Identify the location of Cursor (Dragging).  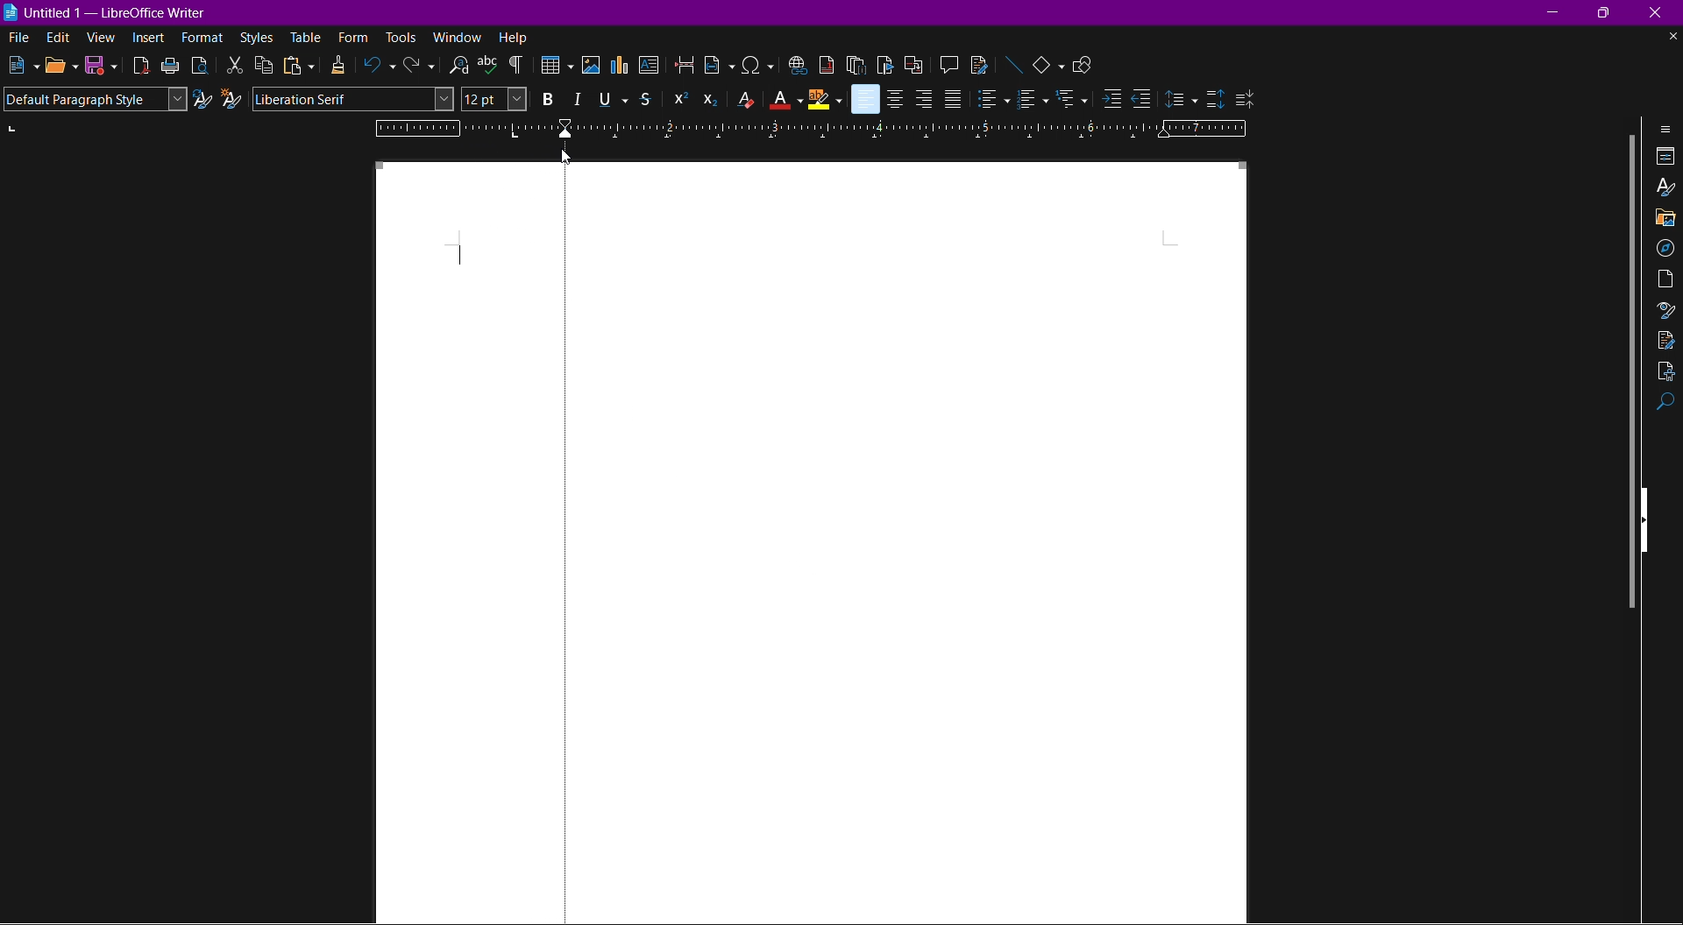
(569, 157).